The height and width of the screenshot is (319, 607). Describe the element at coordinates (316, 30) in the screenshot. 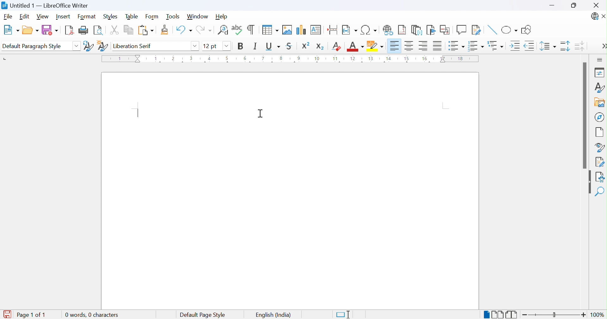

I see `Insert text box` at that location.